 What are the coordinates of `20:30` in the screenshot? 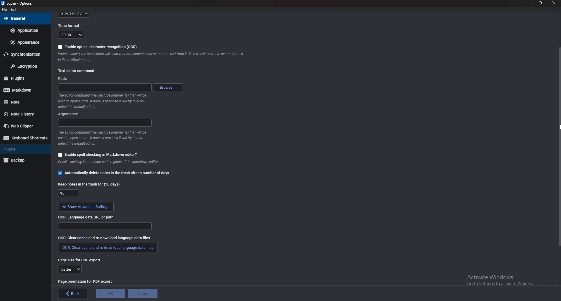 It's located at (71, 35).